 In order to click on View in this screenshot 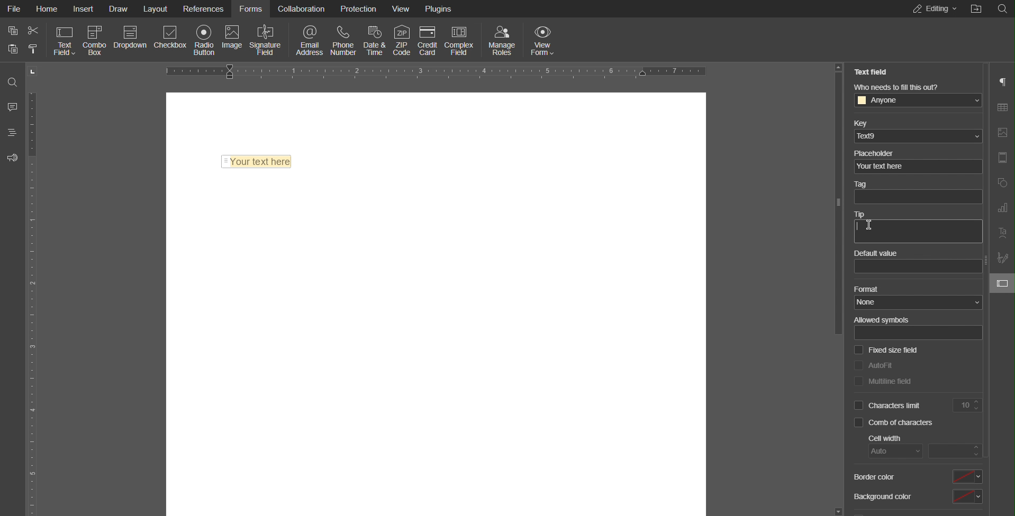, I will do `click(403, 8)`.